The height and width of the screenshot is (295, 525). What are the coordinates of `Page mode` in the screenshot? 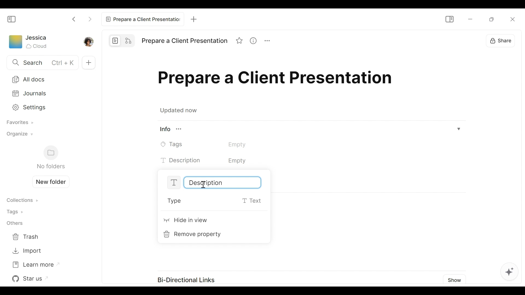 It's located at (115, 40).